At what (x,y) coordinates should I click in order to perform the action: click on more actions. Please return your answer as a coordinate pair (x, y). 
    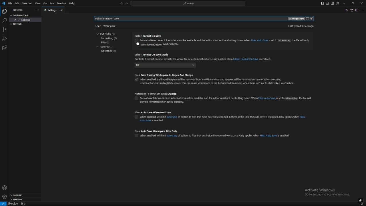
    Looking at the image, I should click on (36, 10).